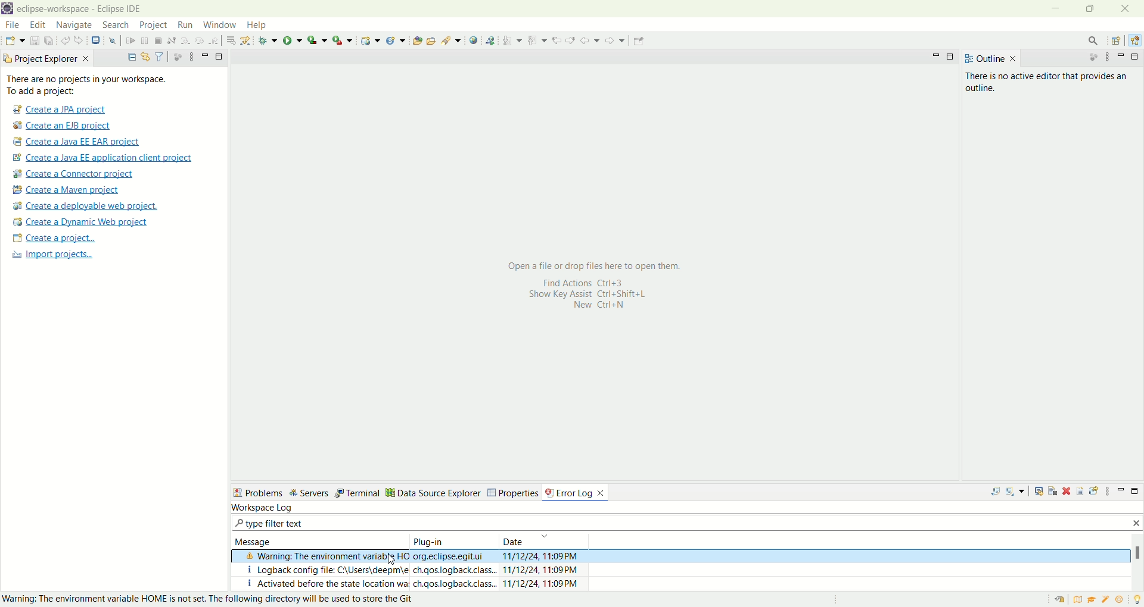 This screenshot has width=1144, height=607. Describe the element at coordinates (450, 40) in the screenshot. I see `search` at that location.